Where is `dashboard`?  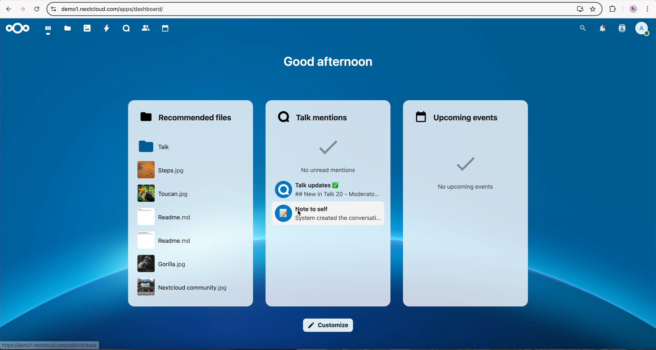 dashboard is located at coordinates (46, 30).